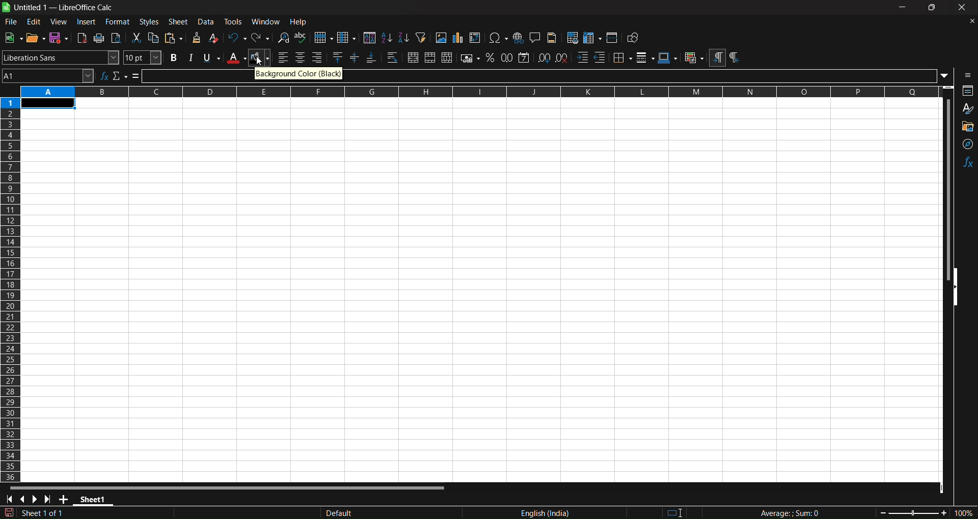  What do you see at coordinates (623, 57) in the screenshot?
I see `borders` at bounding box center [623, 57].